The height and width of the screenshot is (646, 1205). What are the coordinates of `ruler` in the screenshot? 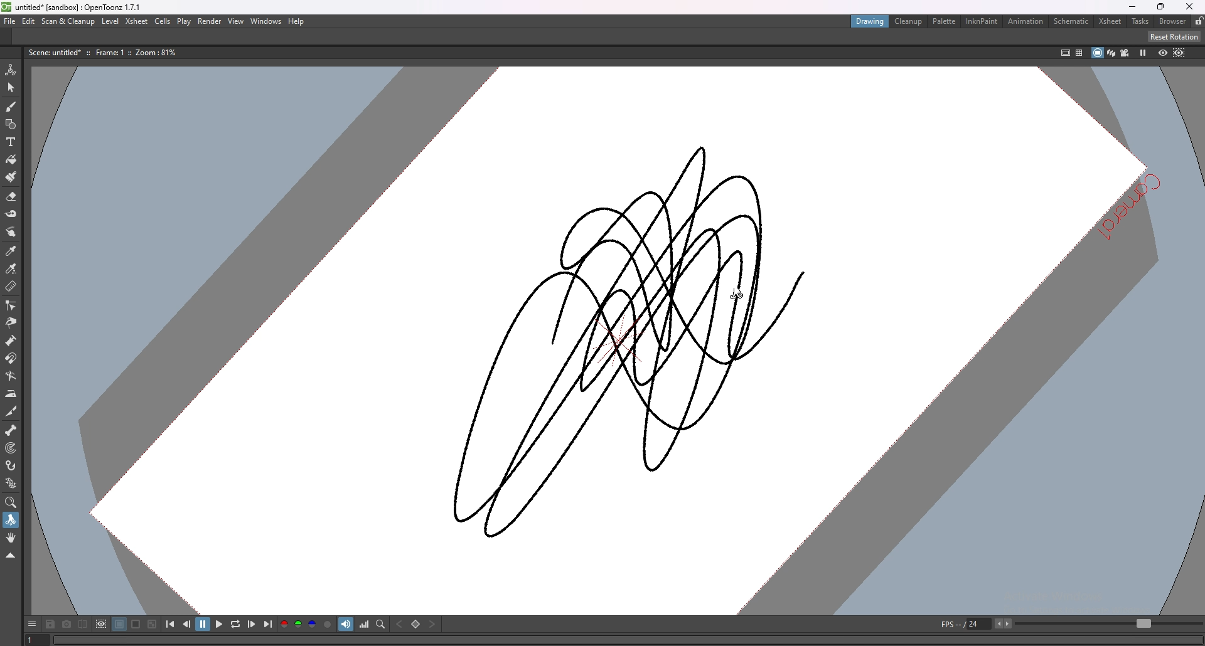 It's located at (11, 287).